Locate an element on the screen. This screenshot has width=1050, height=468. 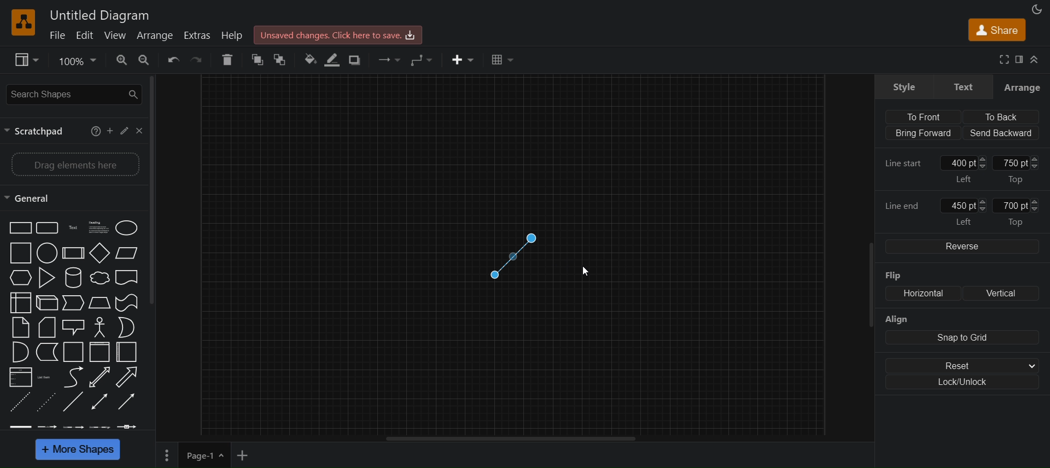
Bidirectional arrow is located at coordinates (98, 377).